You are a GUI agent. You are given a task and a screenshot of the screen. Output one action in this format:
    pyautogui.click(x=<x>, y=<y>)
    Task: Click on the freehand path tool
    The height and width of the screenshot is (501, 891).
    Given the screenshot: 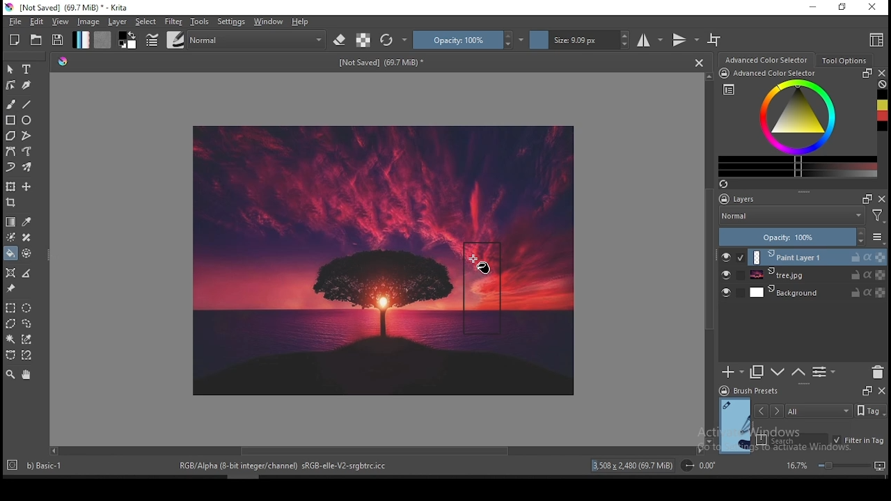 What is the action you would take?
    pyautogui.click(x=26, y=152)
    